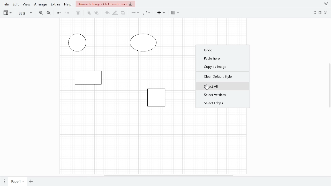 This screenshot has width=331, height=186. I want to click on Waypoints, so click(146, 13).